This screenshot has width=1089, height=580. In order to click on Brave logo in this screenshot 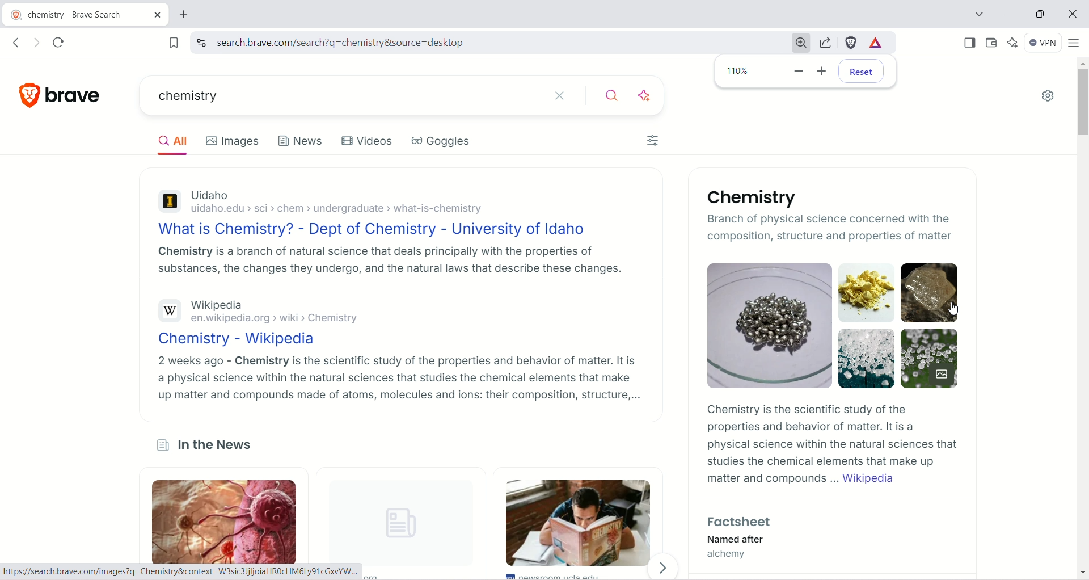, I will do `click(26, 93)`.